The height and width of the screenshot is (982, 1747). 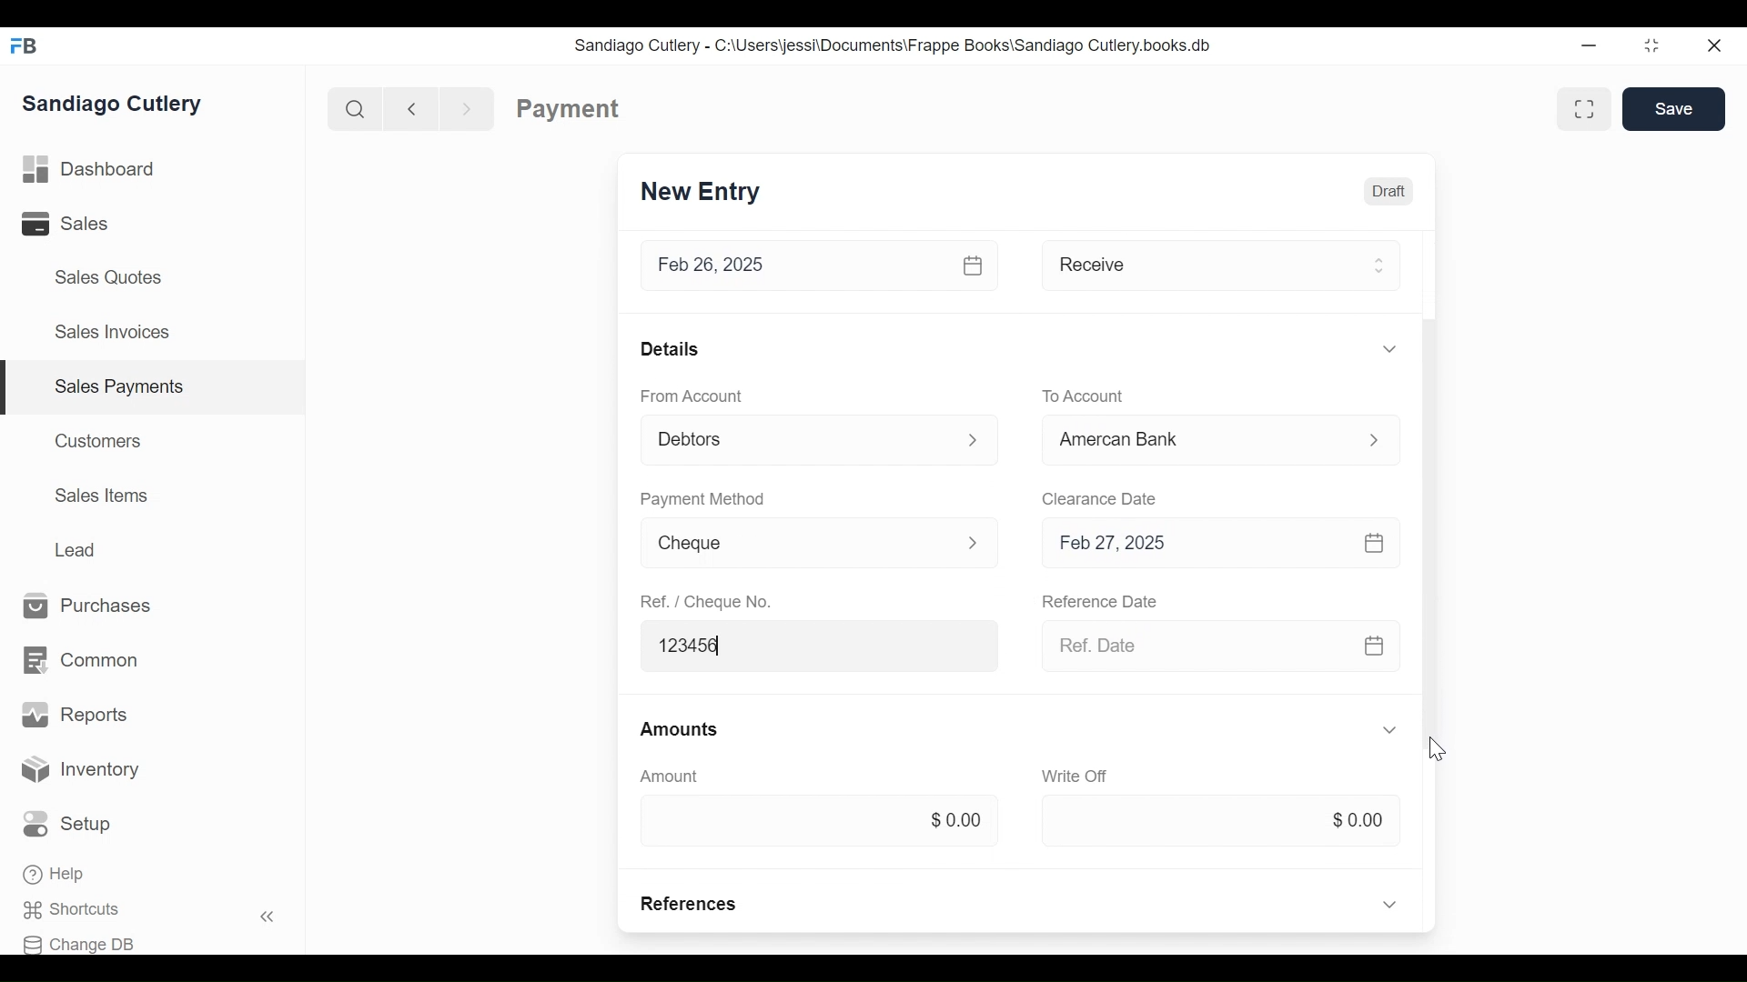 I want to click on Calendar, so click(x=1376, y=646).